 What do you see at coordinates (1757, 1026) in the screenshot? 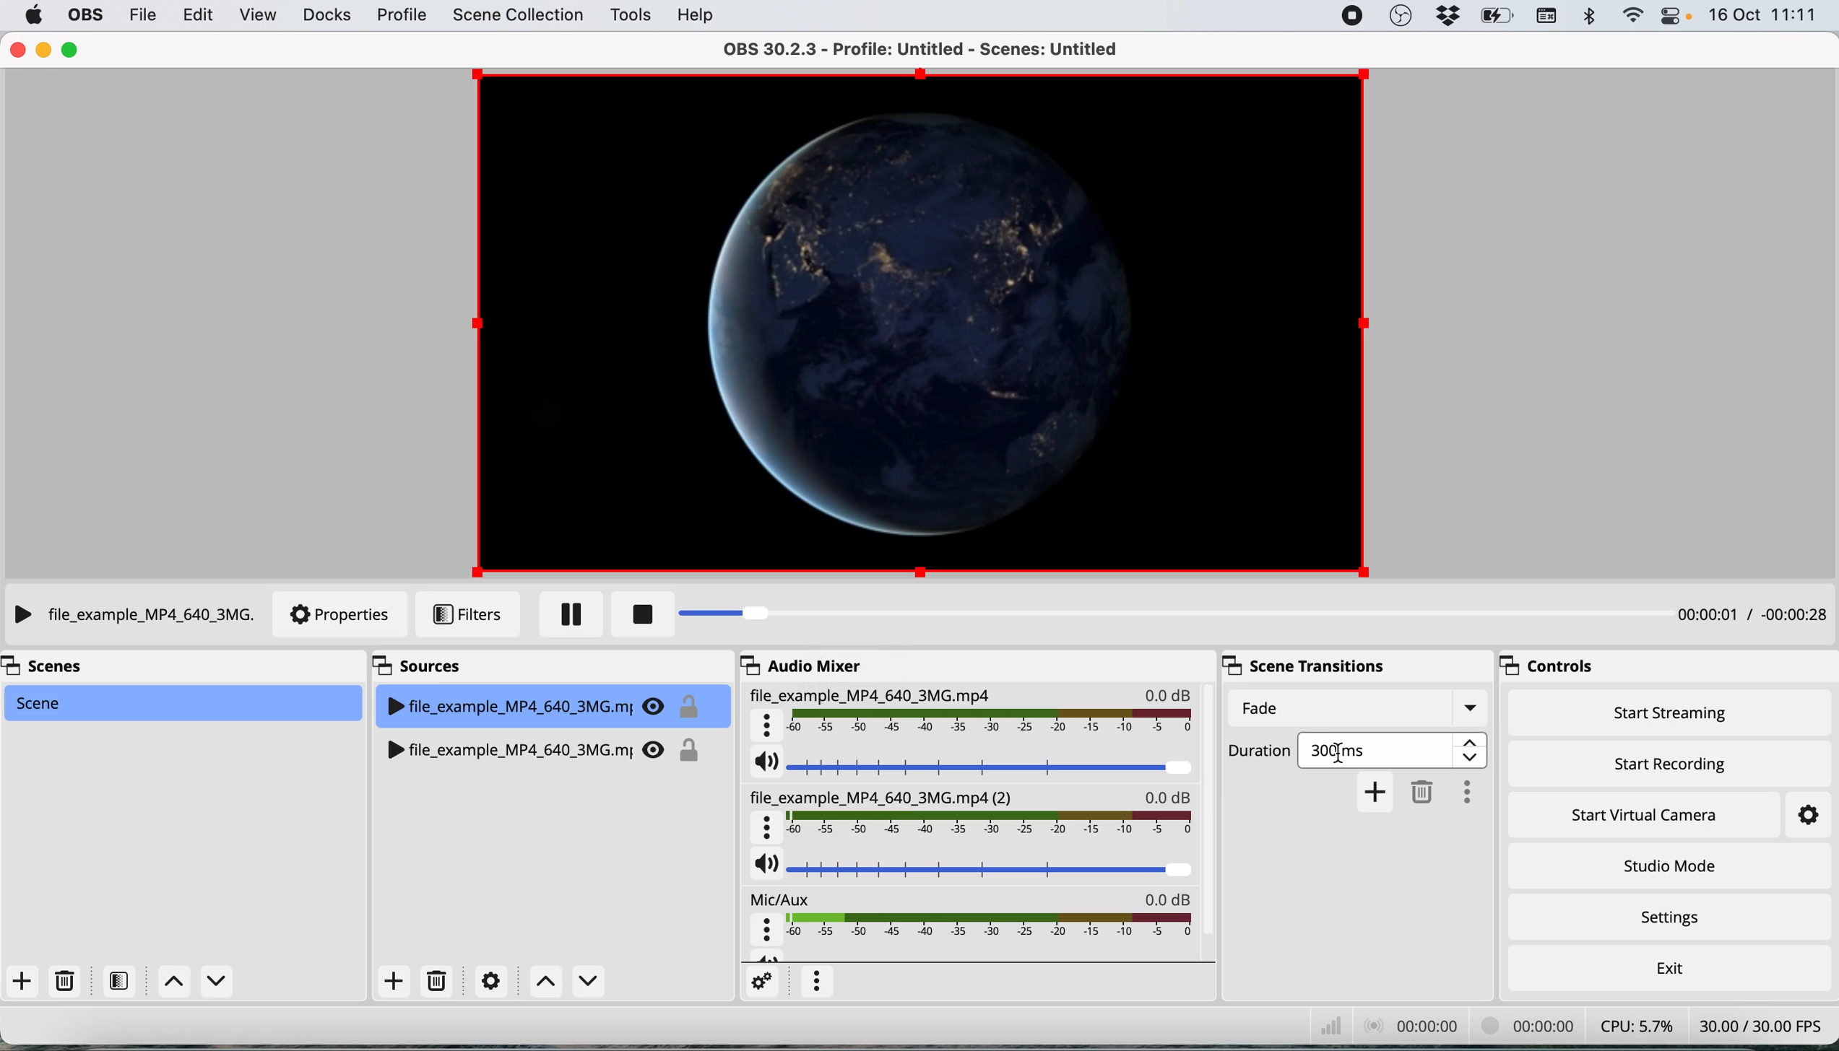
I see `frames per second` at bounding box center [1757, 1026].